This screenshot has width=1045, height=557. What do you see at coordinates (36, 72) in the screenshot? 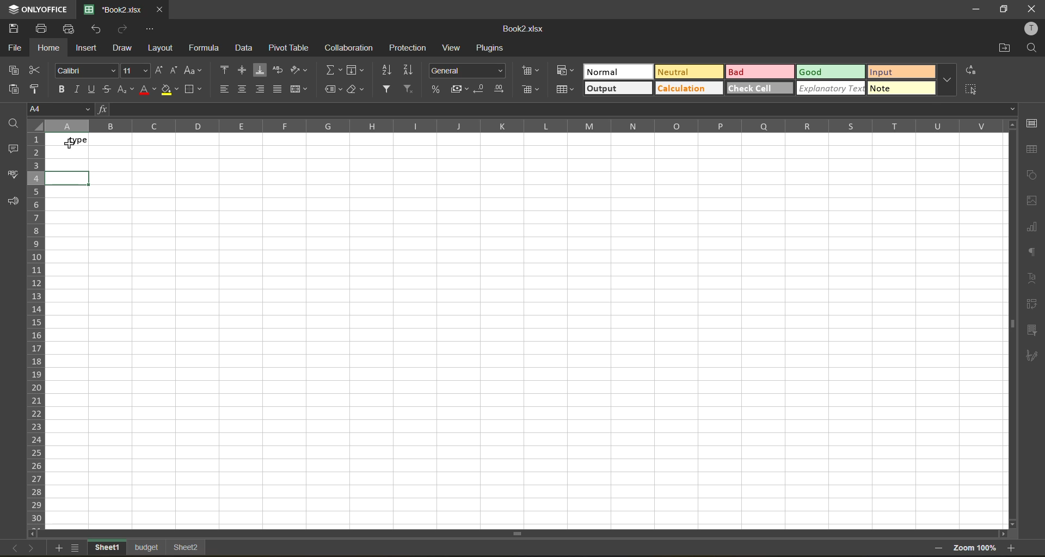
I see `cut` at bounding box center [36, 72].